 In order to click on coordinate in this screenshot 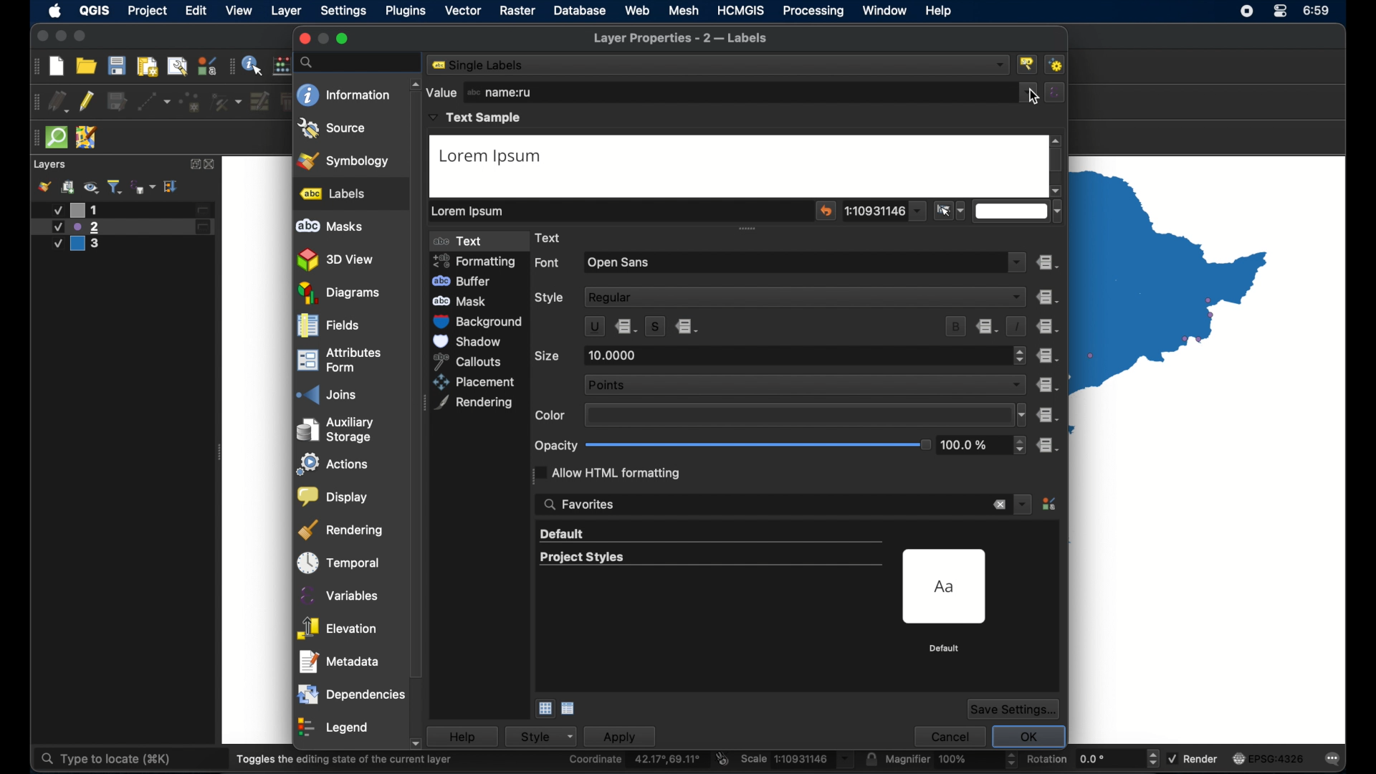, I will do `click(636, 760)`.